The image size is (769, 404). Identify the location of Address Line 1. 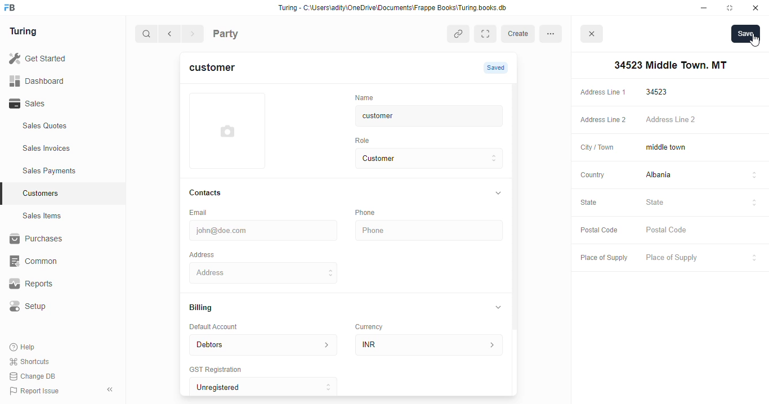
(602, 91).